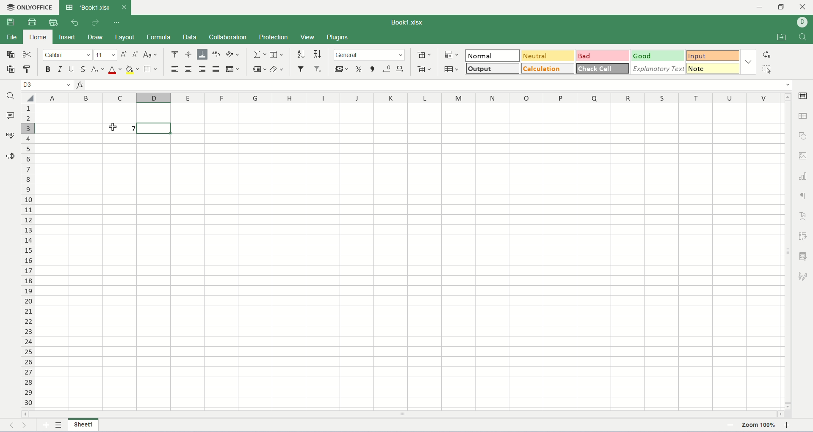 This screenshot has height=432, width=813. What do you see at coordinates (758, 6) in the screenshot?
I see `minimize` at bounding box center [758, 6].